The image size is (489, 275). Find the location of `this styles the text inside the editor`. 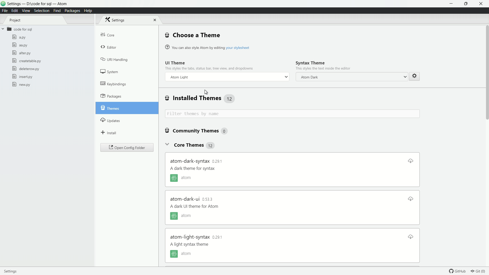

this styles the text inside the editor is located at coordinates (325, 69).